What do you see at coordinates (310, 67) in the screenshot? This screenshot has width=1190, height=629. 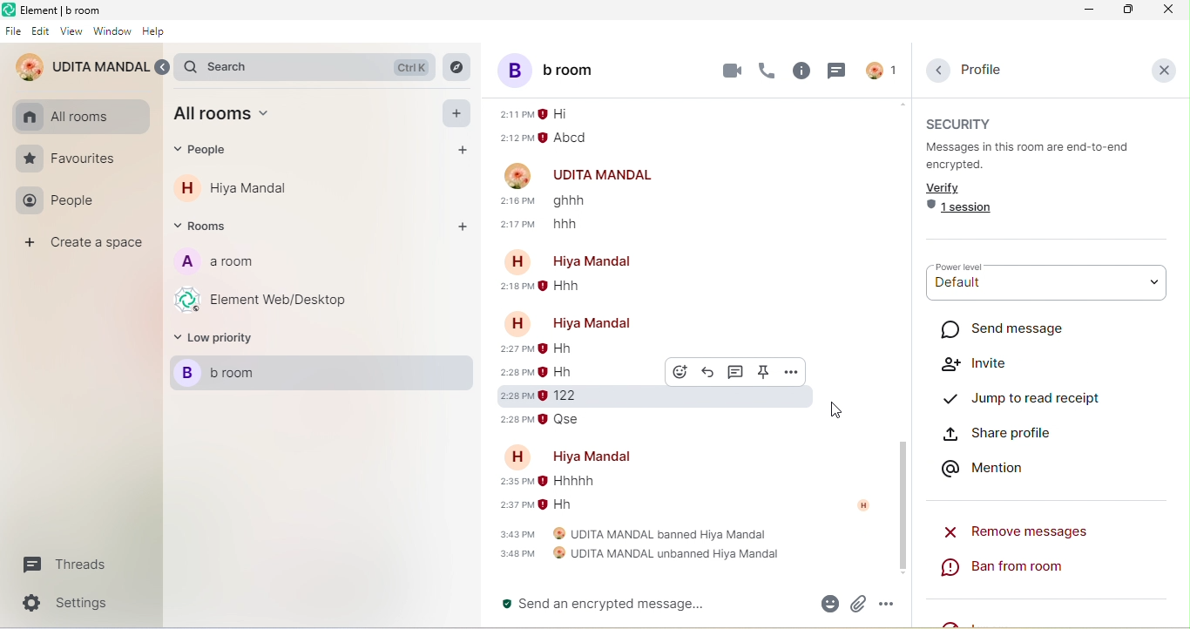 I see `search` at bounding box center [310, 67].